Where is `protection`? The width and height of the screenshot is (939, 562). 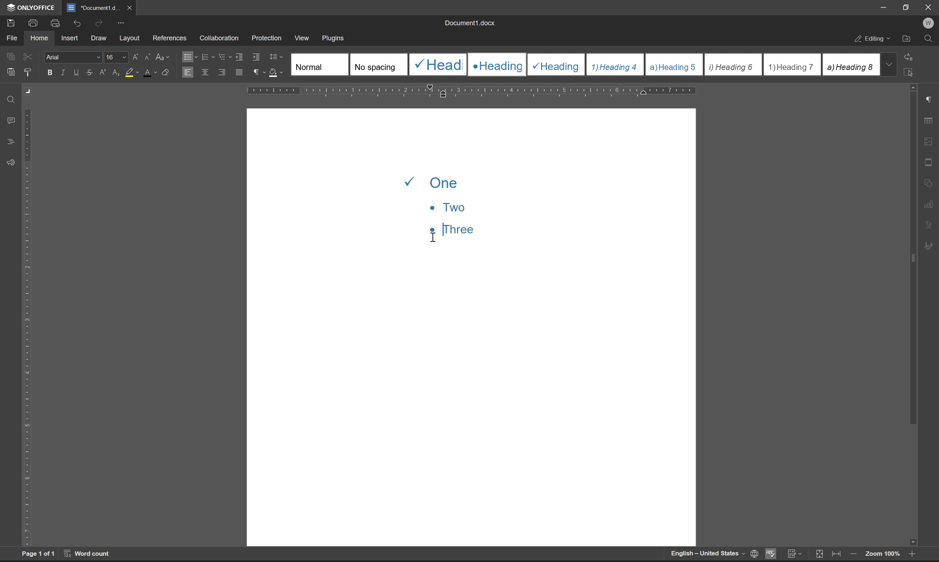
protection is located at coordinates (268, 37).